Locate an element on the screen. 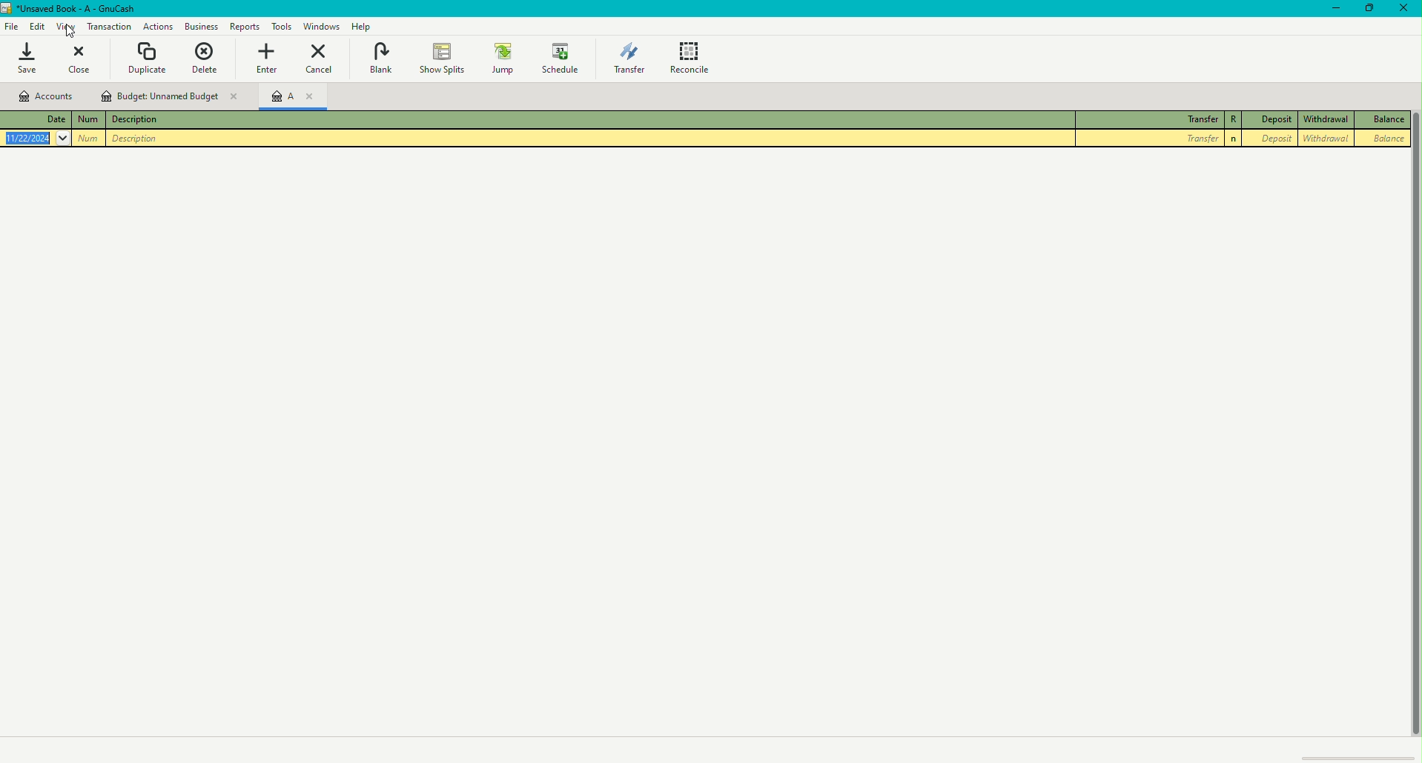 The image size is (1422, 763). Jump is located at coordinates (500, 57).